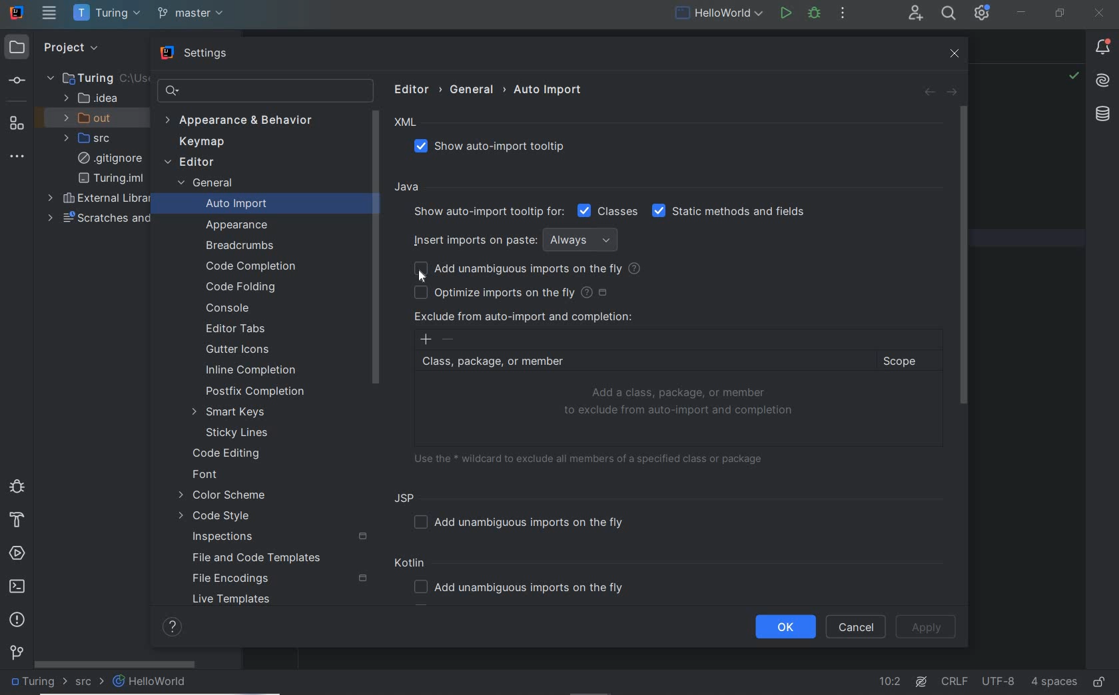 The height and width of the screenshot is (695, 1119). What do you see at coordinates (90, 682) in the screenshot?
I see `SRC` at bounding box center [90, 682].